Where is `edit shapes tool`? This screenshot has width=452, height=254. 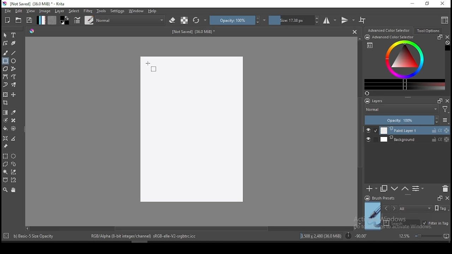 edit shapes tool is located at coordinates (5, 43).